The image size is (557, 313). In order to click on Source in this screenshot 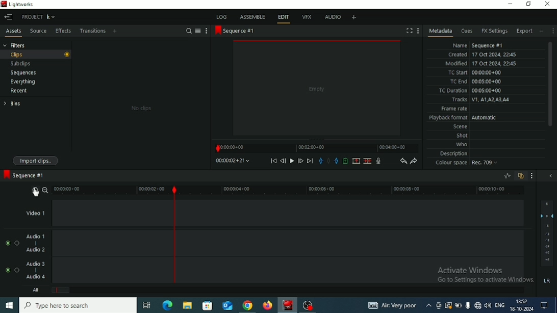, I will do `click(38, 31)`.